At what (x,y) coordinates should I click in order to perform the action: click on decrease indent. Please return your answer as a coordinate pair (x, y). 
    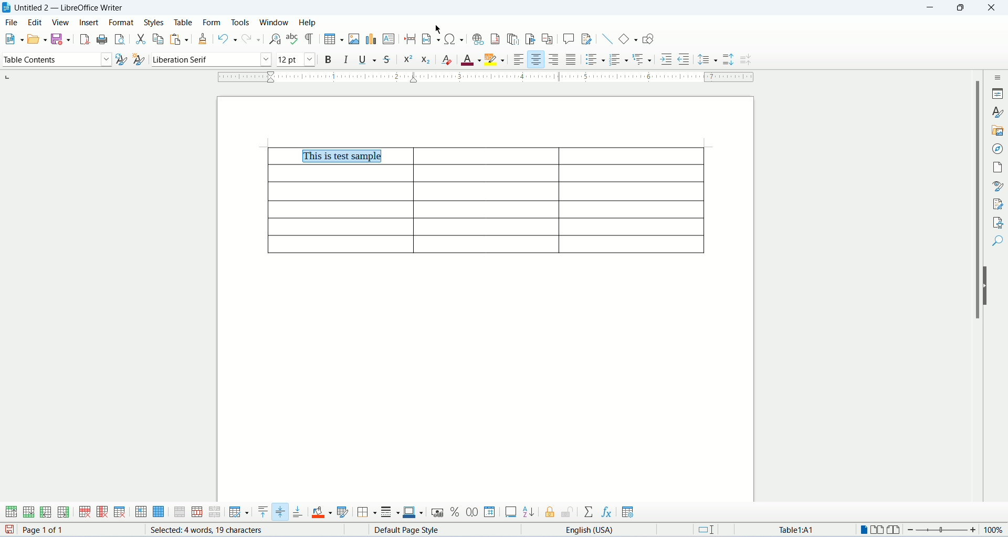
    Looking at the image, I should click on (684, 59).